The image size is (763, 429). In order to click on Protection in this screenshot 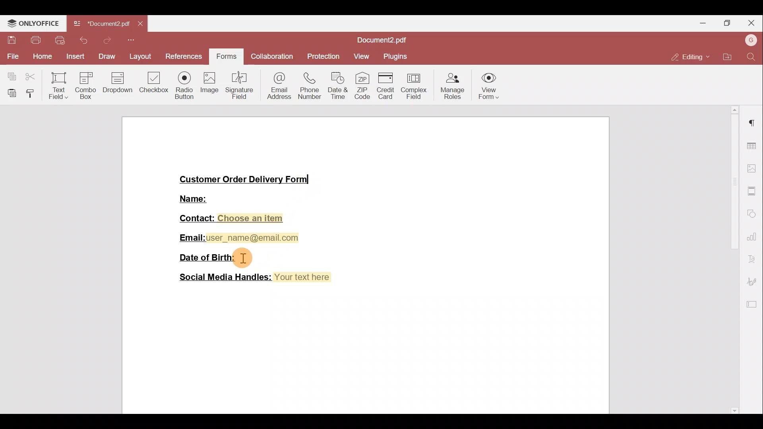, I will do `click(326, 57)`.